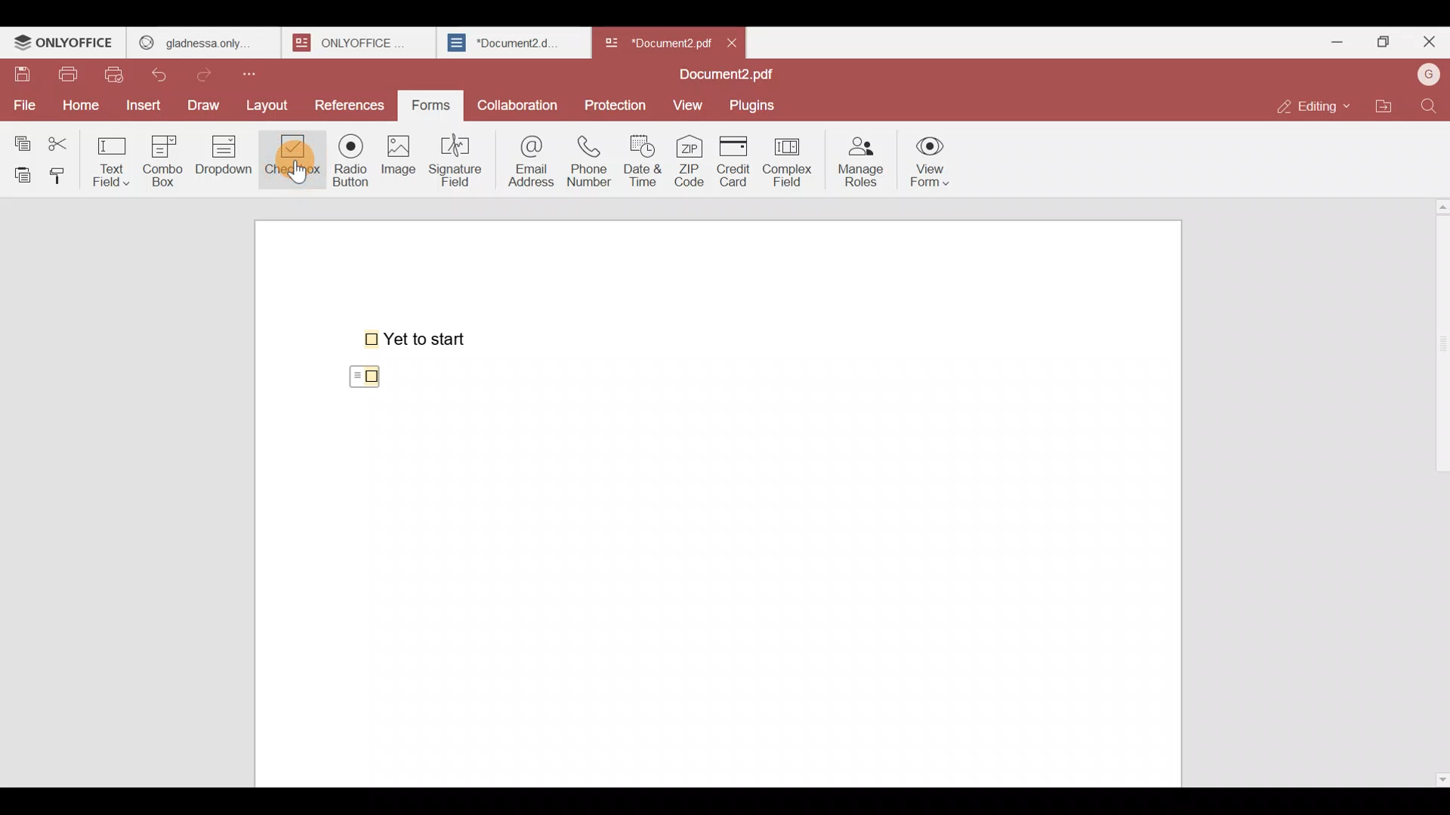  Describe the element at coordinates (932, 162) in the screenshot. I see `View form` at that location.